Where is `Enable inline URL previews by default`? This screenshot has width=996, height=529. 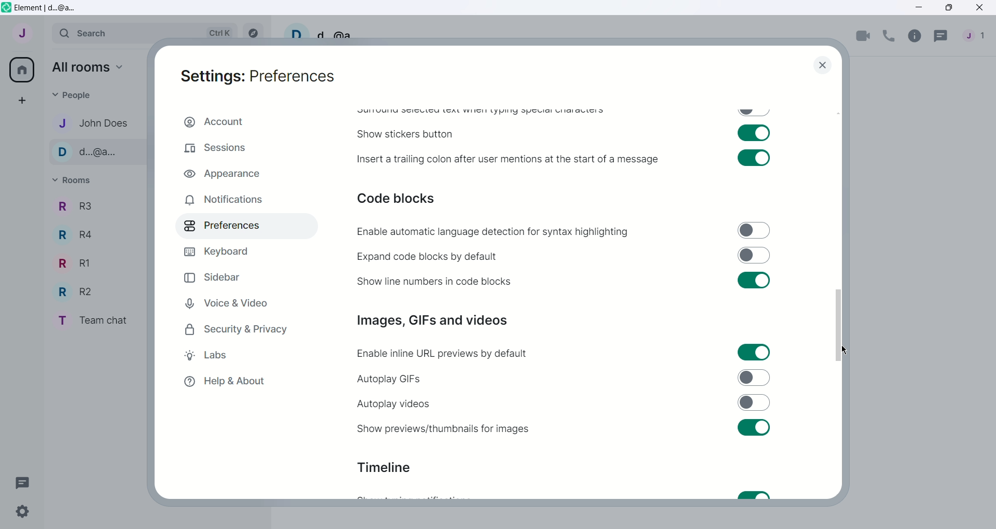 Enable inline URL previews by default is located at coordinates (444, 354).